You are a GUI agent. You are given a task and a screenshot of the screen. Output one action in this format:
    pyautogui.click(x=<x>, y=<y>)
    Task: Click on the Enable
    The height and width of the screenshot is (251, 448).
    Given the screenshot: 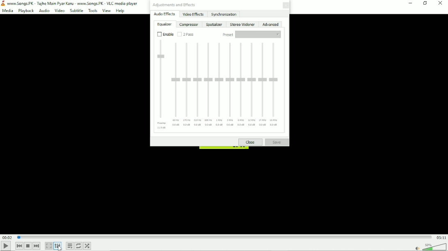 What is the action you would take?
    pyautogui.click(x=163, y=34)
    